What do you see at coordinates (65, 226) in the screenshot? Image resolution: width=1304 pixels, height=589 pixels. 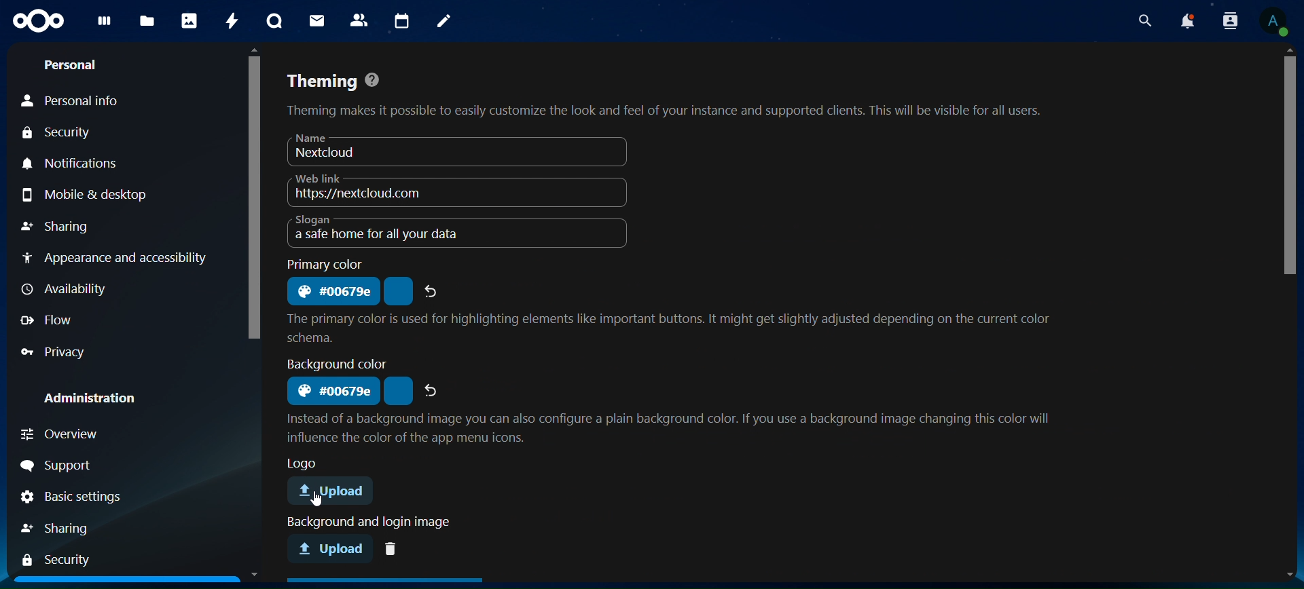 I see `sharing` at bounding box center [65, 226].